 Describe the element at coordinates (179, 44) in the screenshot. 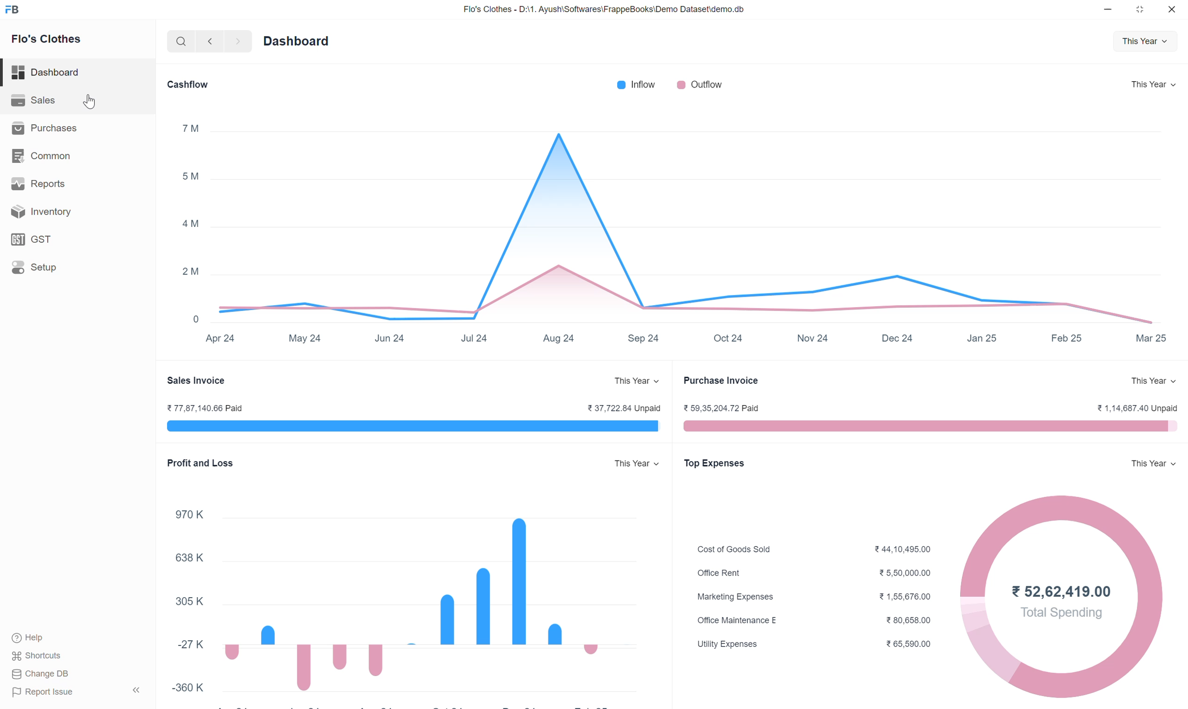

I see `search ` at that location.